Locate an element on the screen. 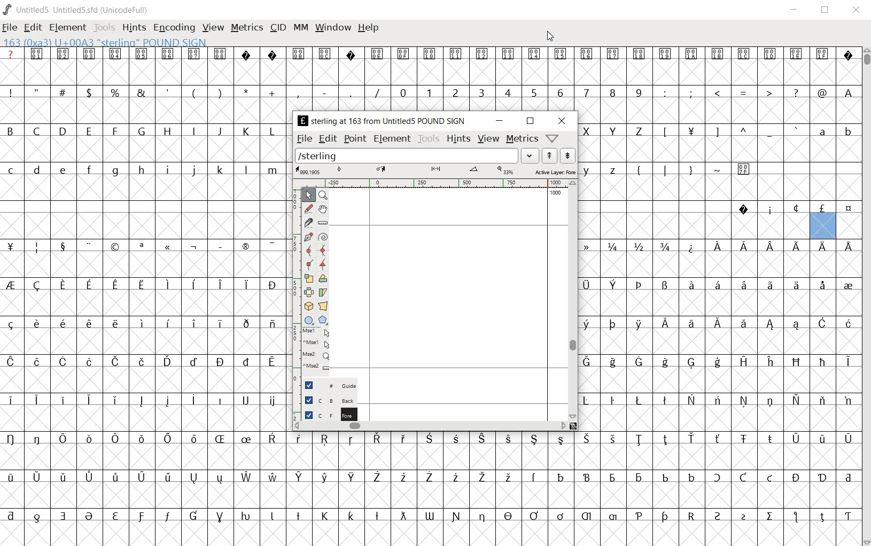  % is located at coordinates (116, 92).